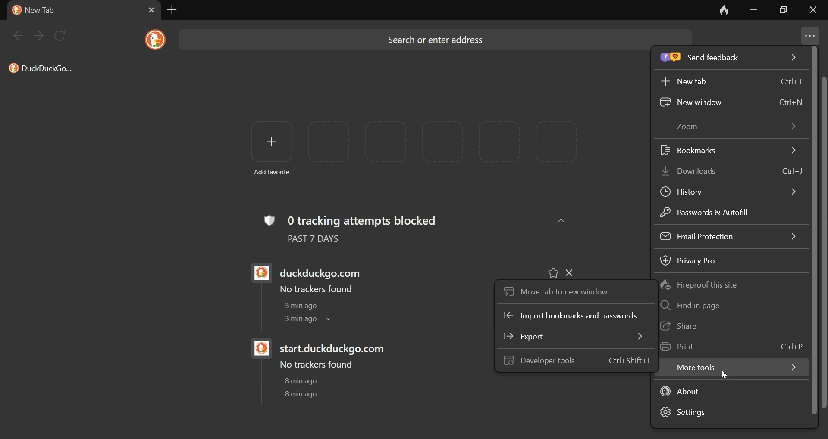 Image resolution: width=828 pixels, height=439 pixels. I want to click on favorites, so click(553, 271).